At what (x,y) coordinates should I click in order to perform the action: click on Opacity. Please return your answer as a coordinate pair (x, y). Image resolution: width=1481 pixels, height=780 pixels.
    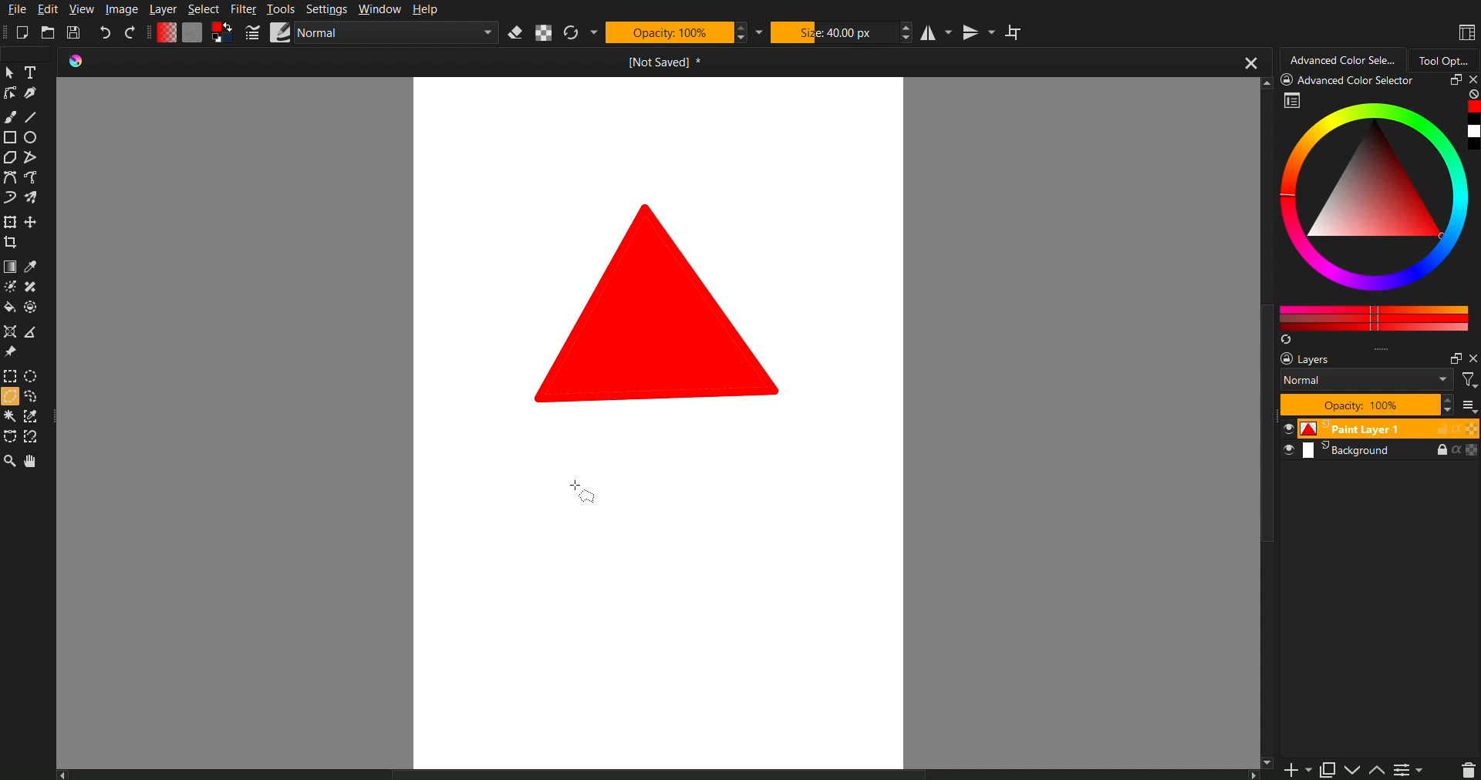
    Looking at the image, I should click on (668, 31).